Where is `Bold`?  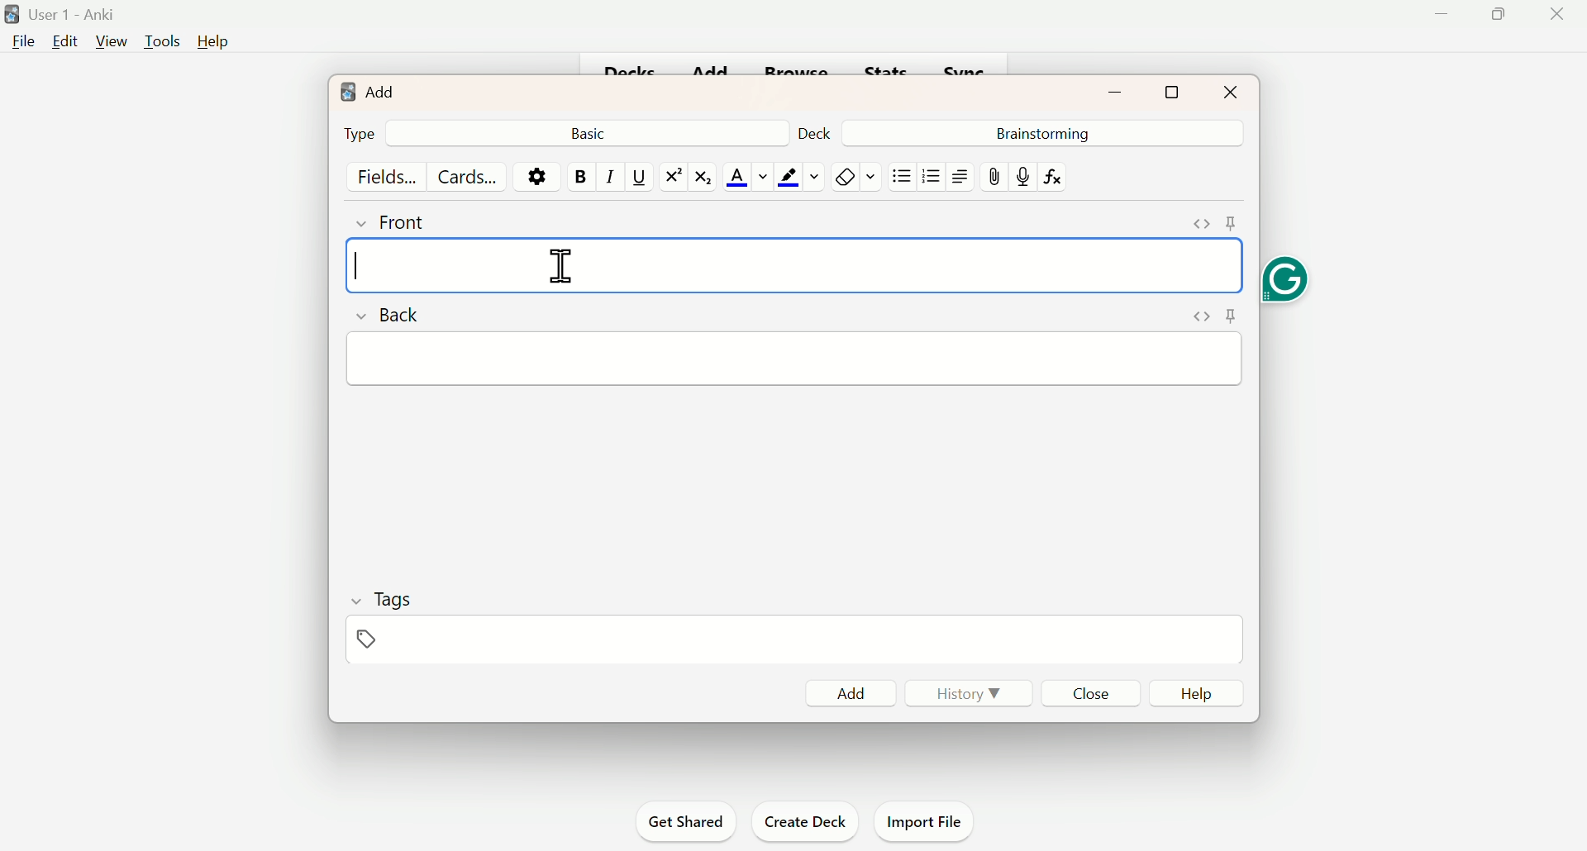
Bold is located at coordinates (579, 176).